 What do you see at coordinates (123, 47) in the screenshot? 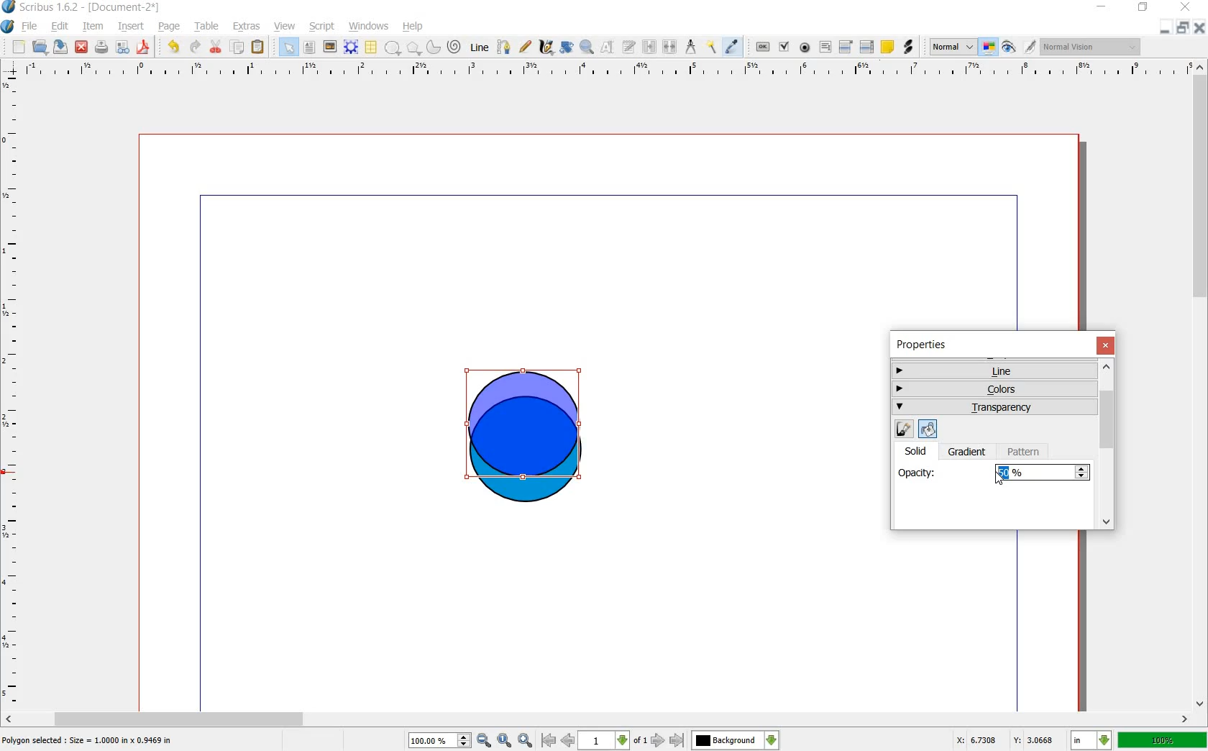
I see `preflight verifier` at bounding box center [123, 47].